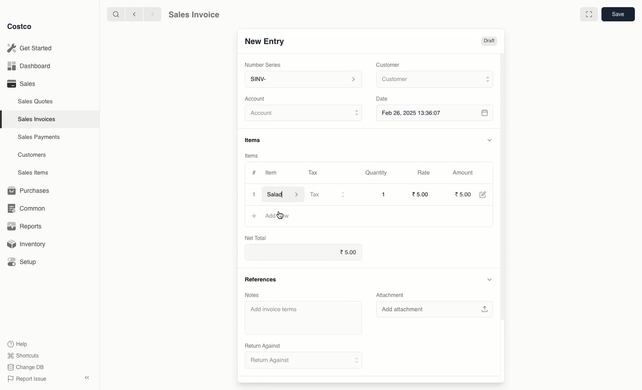 The image size is (642, 390). Describe the element at coordinates (283, 194) in the screenshot. I see `Salad` at that location.